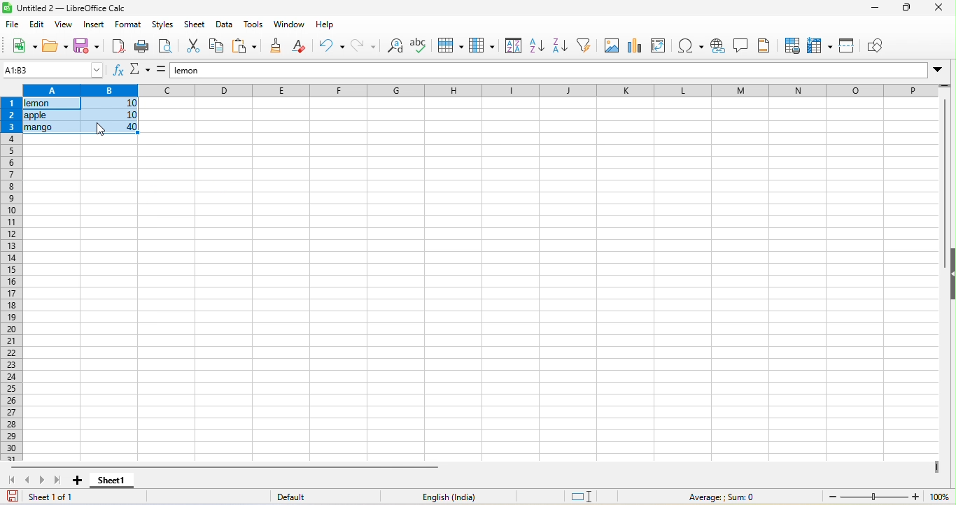 This screenshot has height=505, width=956. Describe the element at coordinates (300, 48) in the screenshot. I see `clear direct formatting` at that location.